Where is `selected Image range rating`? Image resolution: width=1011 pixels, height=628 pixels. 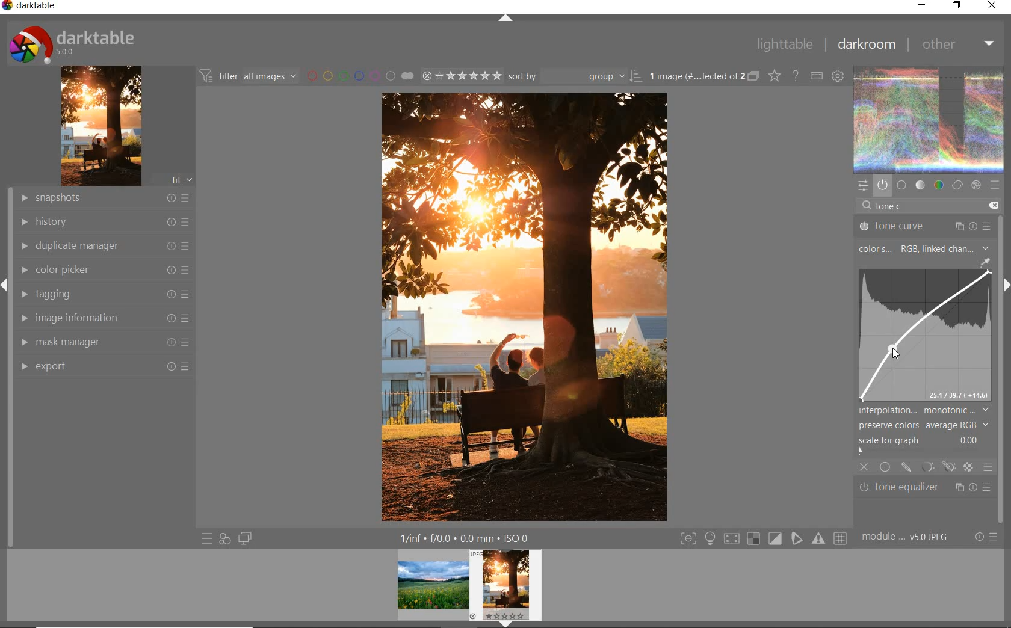
selected Image range rating is located at coordinates (462, 77).